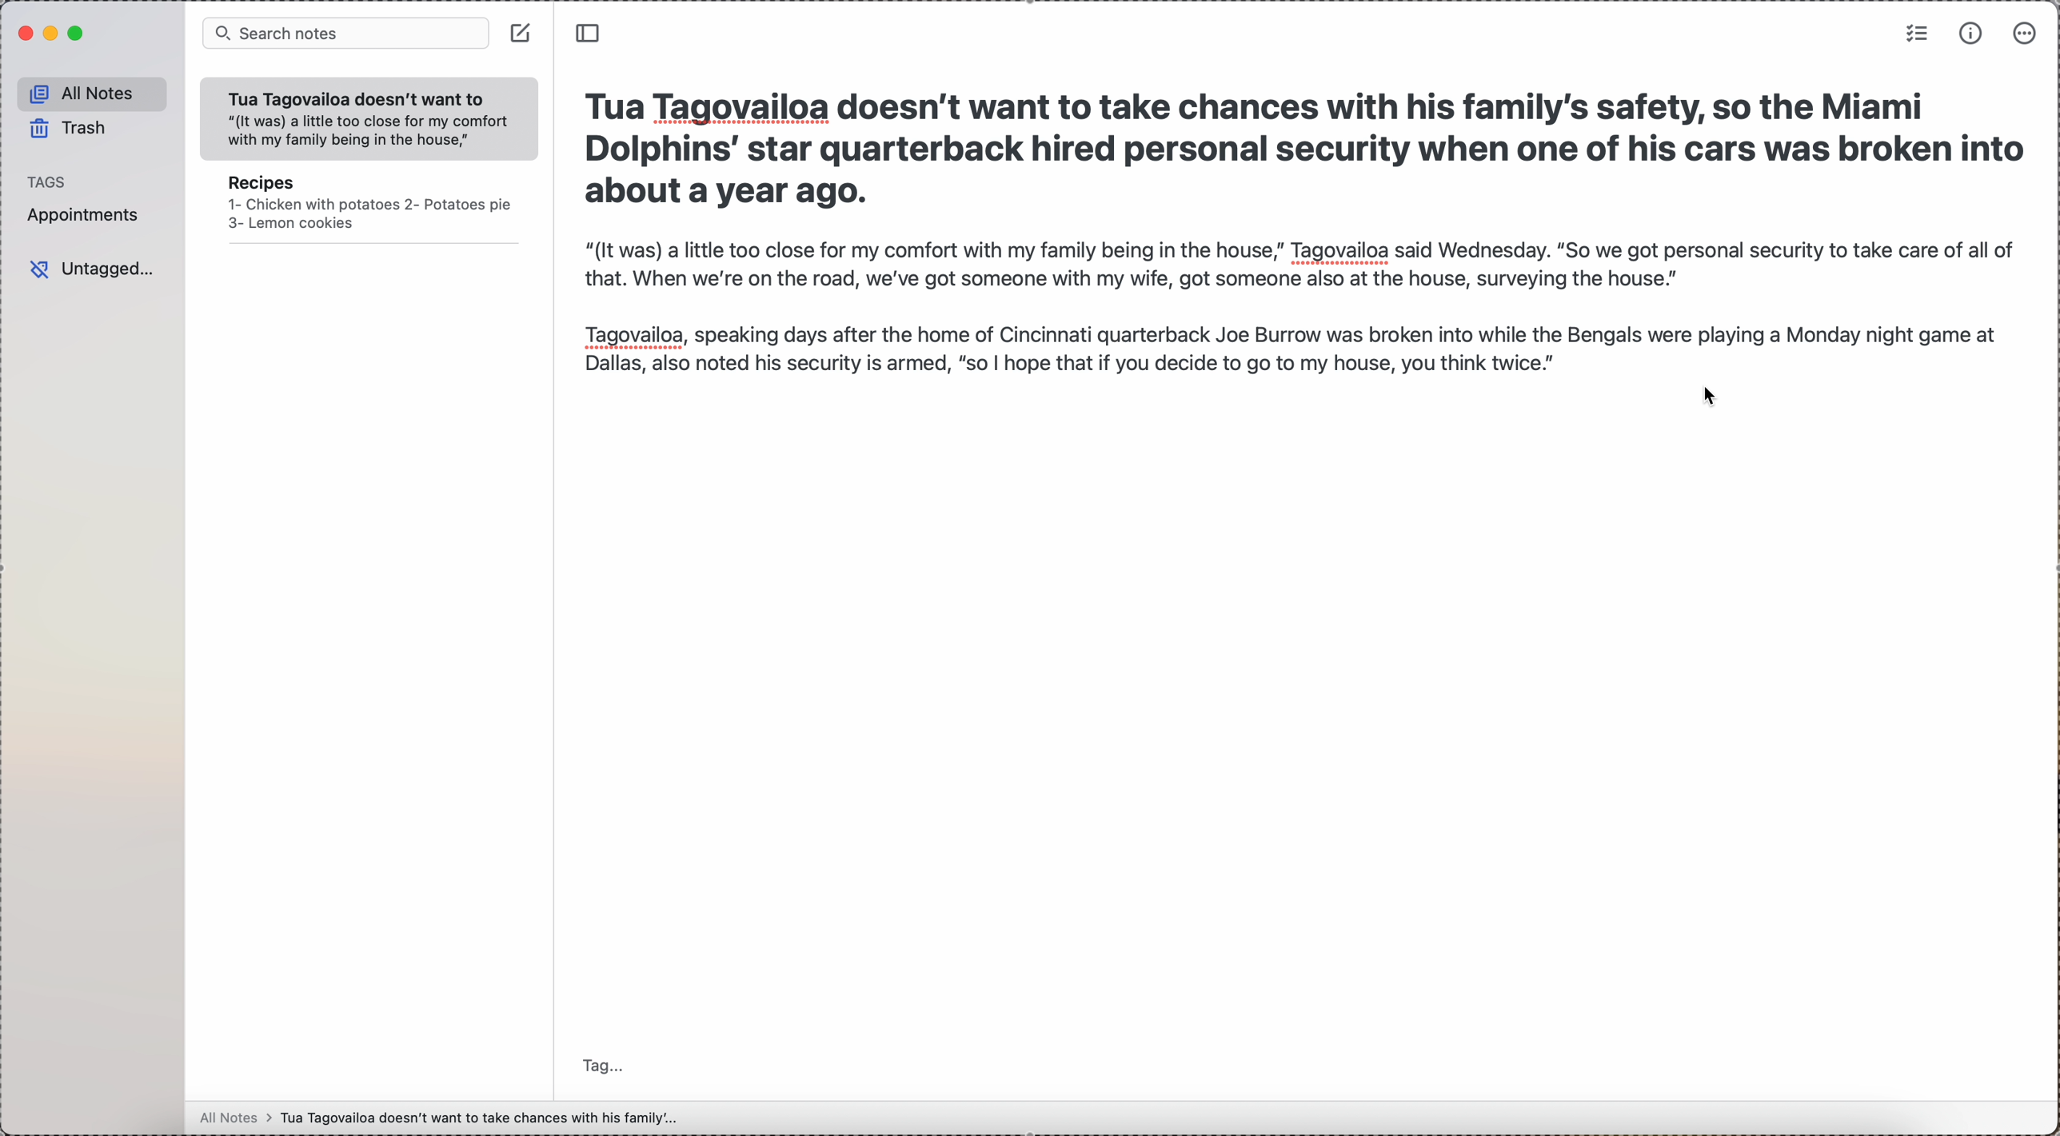 The image size is (2060, 1136). What do you see at coordinates (591, 35) in the screenshot?
I see `toggle sidebar` at bounding box center [591, 35].